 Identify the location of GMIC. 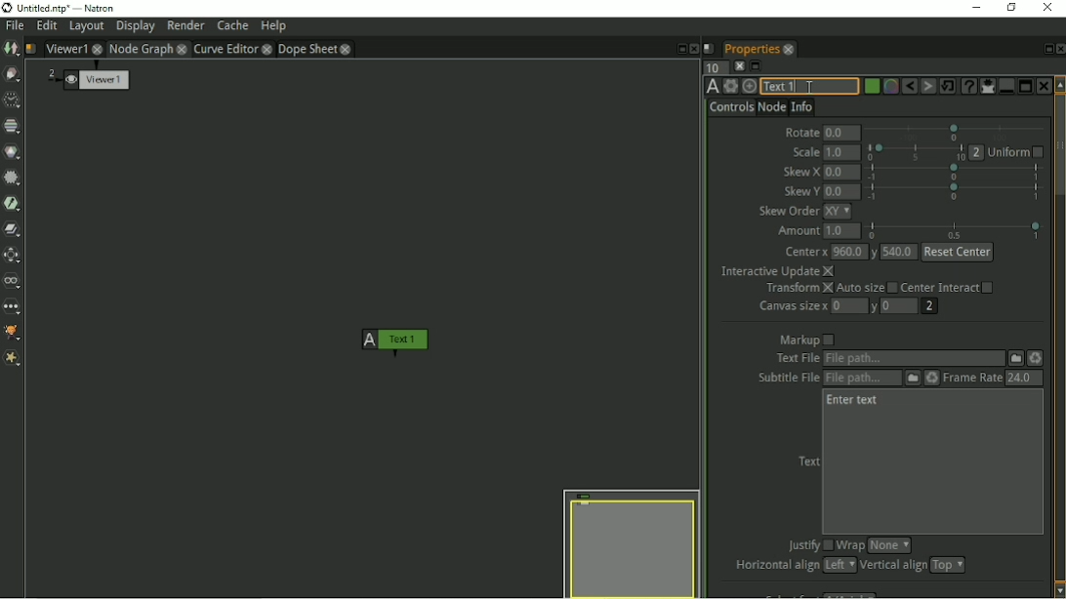
(14, 332).